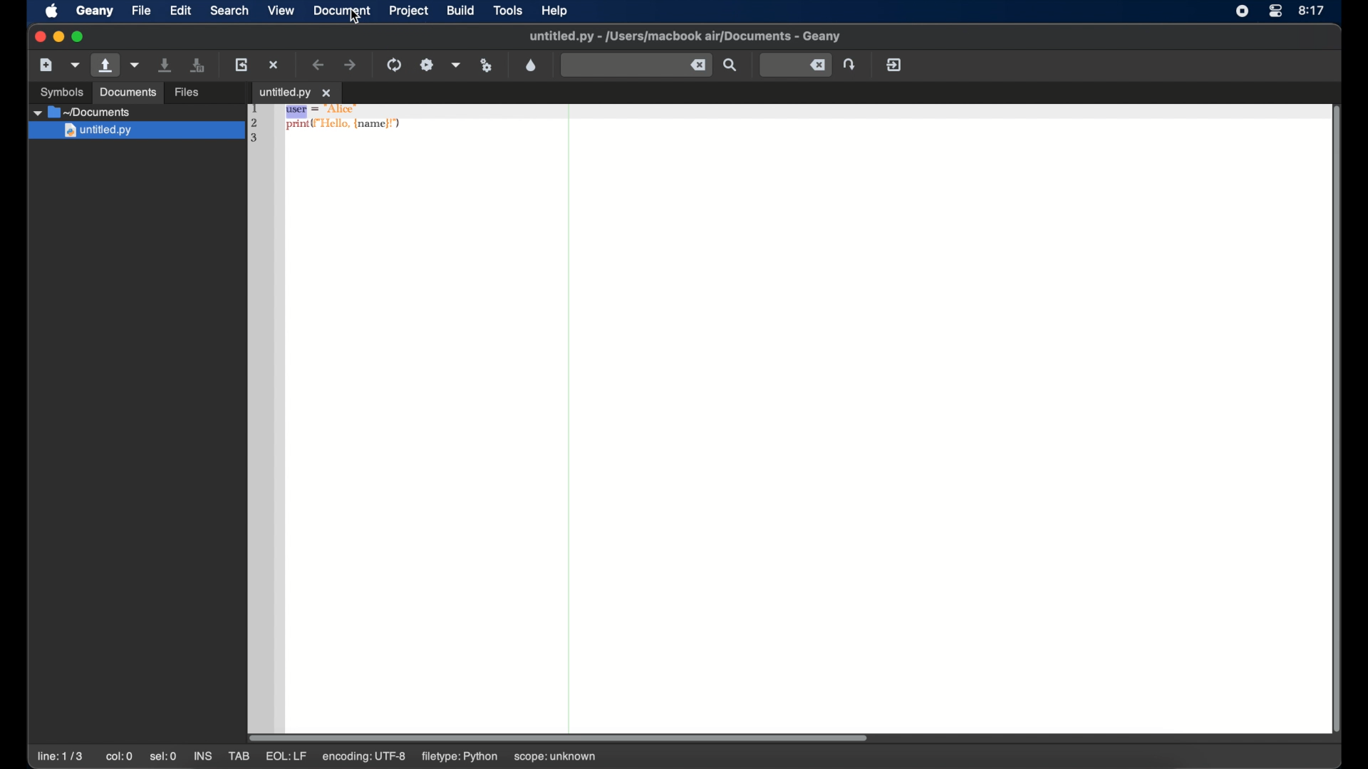 Image resolution: width=1368 pixels, height=769 pixels. What do you see at coordinates (135, 65) in the screenshot?
I see `open a recent file` at bounding box center [135, 65].